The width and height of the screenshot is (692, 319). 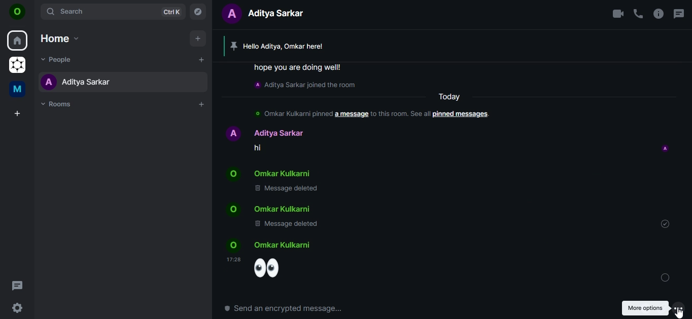 What do you see at coordinates (75, 82) in the screenshot?
I see `aditya sarkar` at bounding box center [75, 82].